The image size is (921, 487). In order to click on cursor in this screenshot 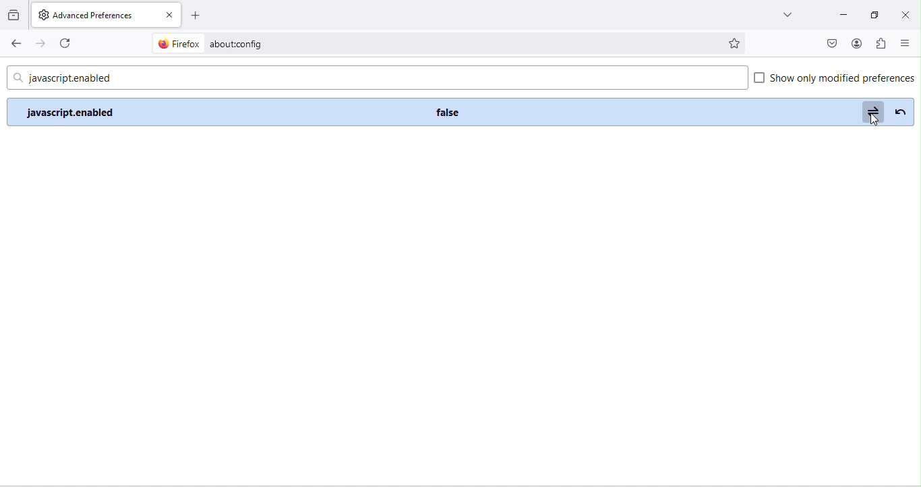, I will do `click(873, 121)`.